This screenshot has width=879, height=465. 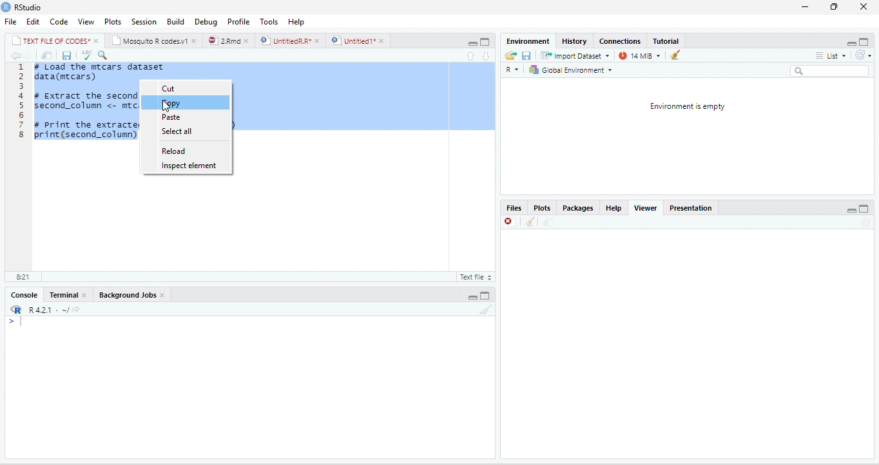 I want to click on 1, so click(x=21, y=67).